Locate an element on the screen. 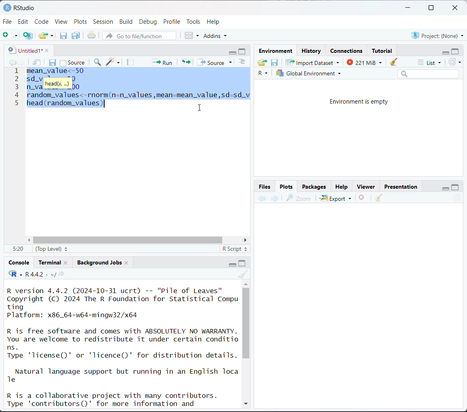 Image resolution: width=467 pixels, height=412 pixels. minimize is located at coordinates (233, 52).